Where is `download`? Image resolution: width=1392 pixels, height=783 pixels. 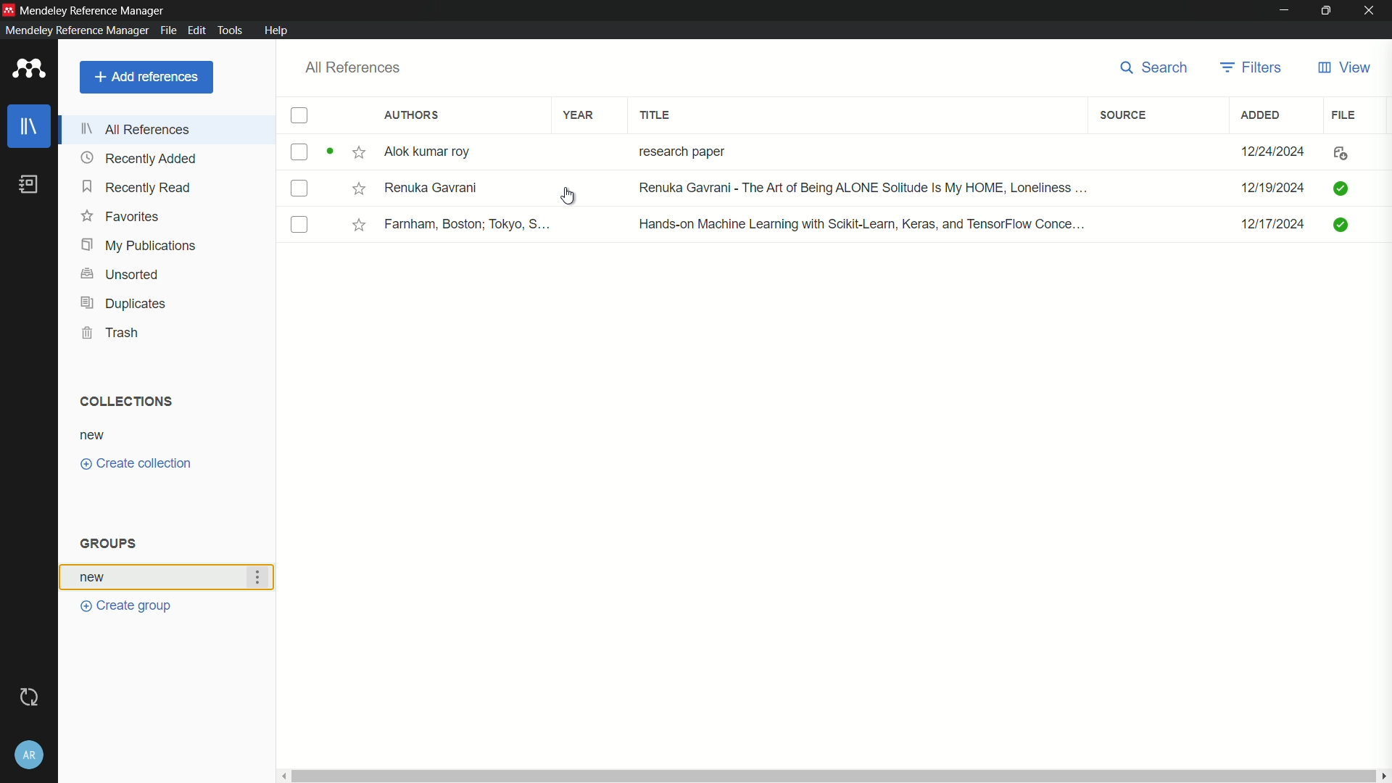 download is located at coordinates (1337, 154).